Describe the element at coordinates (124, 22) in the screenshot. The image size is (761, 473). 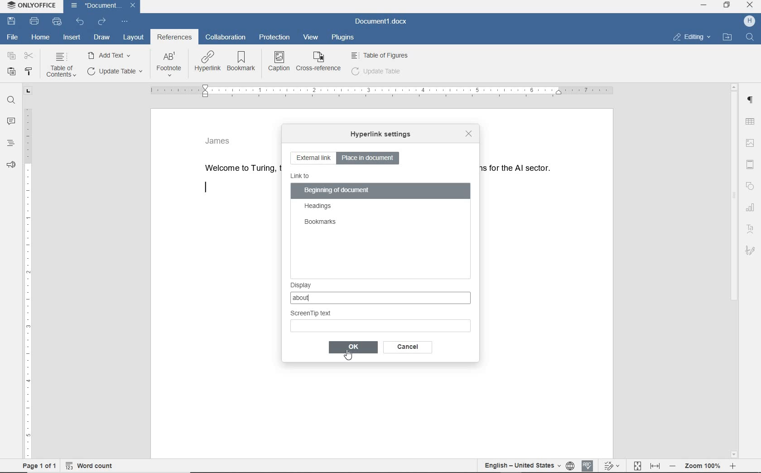
I see `customize quick access bar` at that location.